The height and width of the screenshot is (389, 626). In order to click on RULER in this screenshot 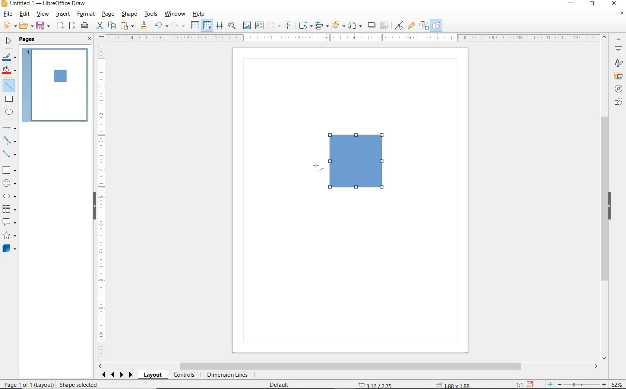, I will do `click(352, 38)`.